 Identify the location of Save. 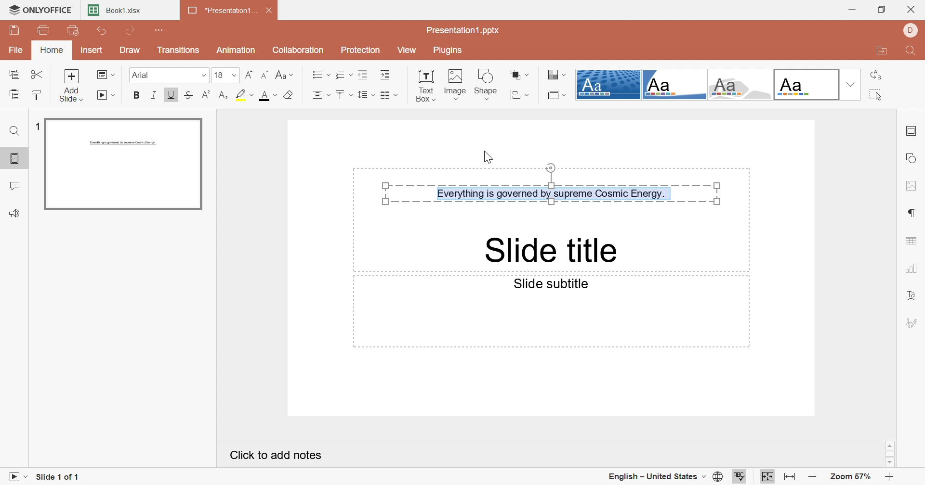
(17, 30).